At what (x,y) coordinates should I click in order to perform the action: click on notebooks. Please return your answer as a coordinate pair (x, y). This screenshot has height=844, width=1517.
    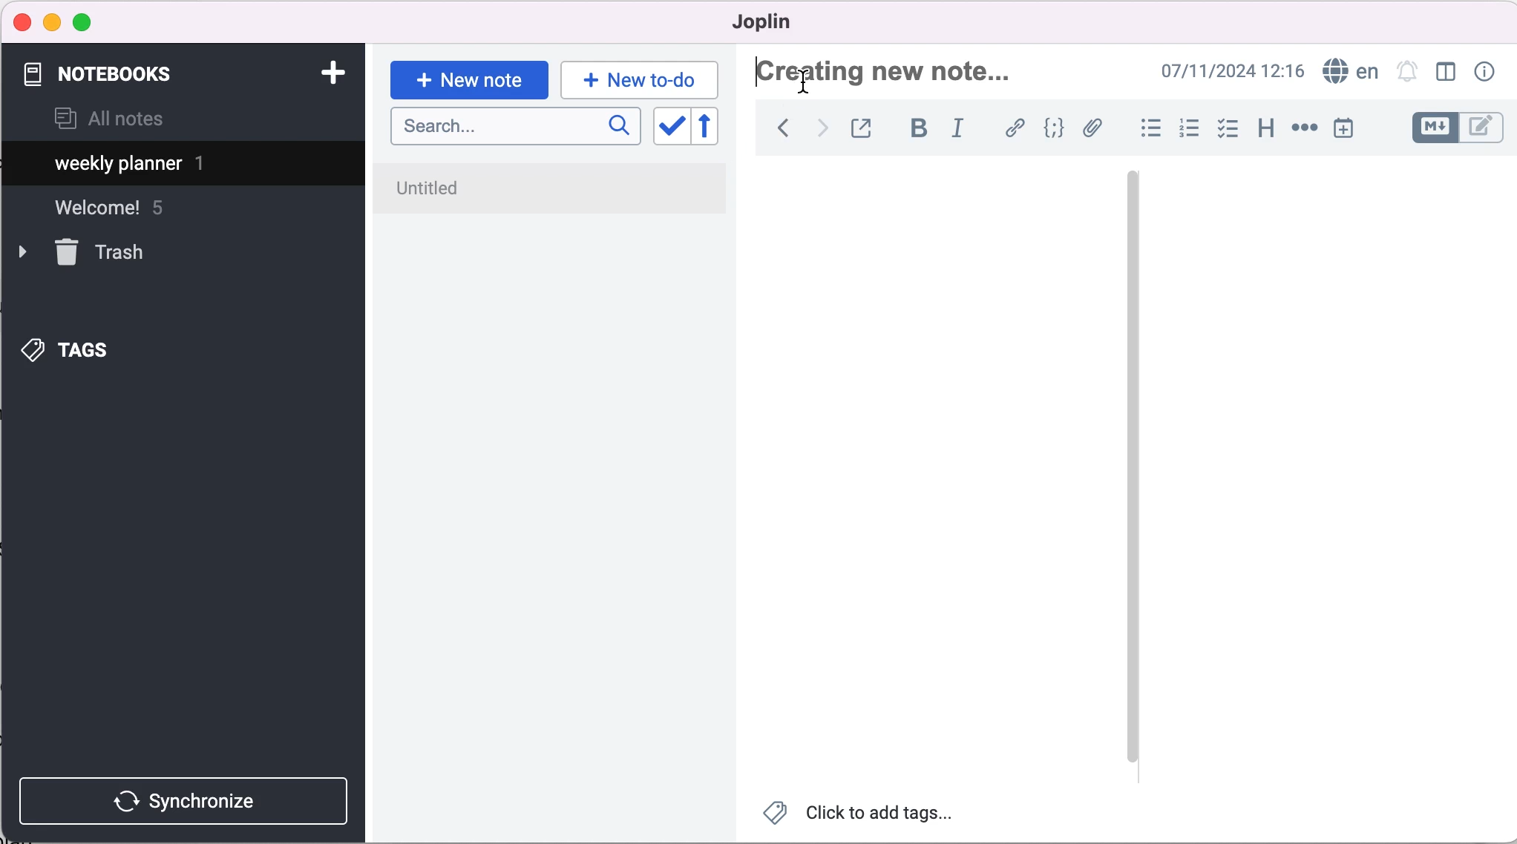
    Looking at the image, I should click on (110, 74).